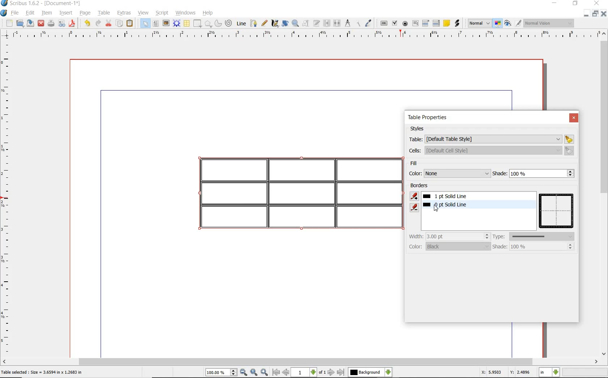 The width and height of the screenshot is (608, 378). Describe the element at coordinates (296, 192) in the screenshot. I see `table highlighted` at that location.